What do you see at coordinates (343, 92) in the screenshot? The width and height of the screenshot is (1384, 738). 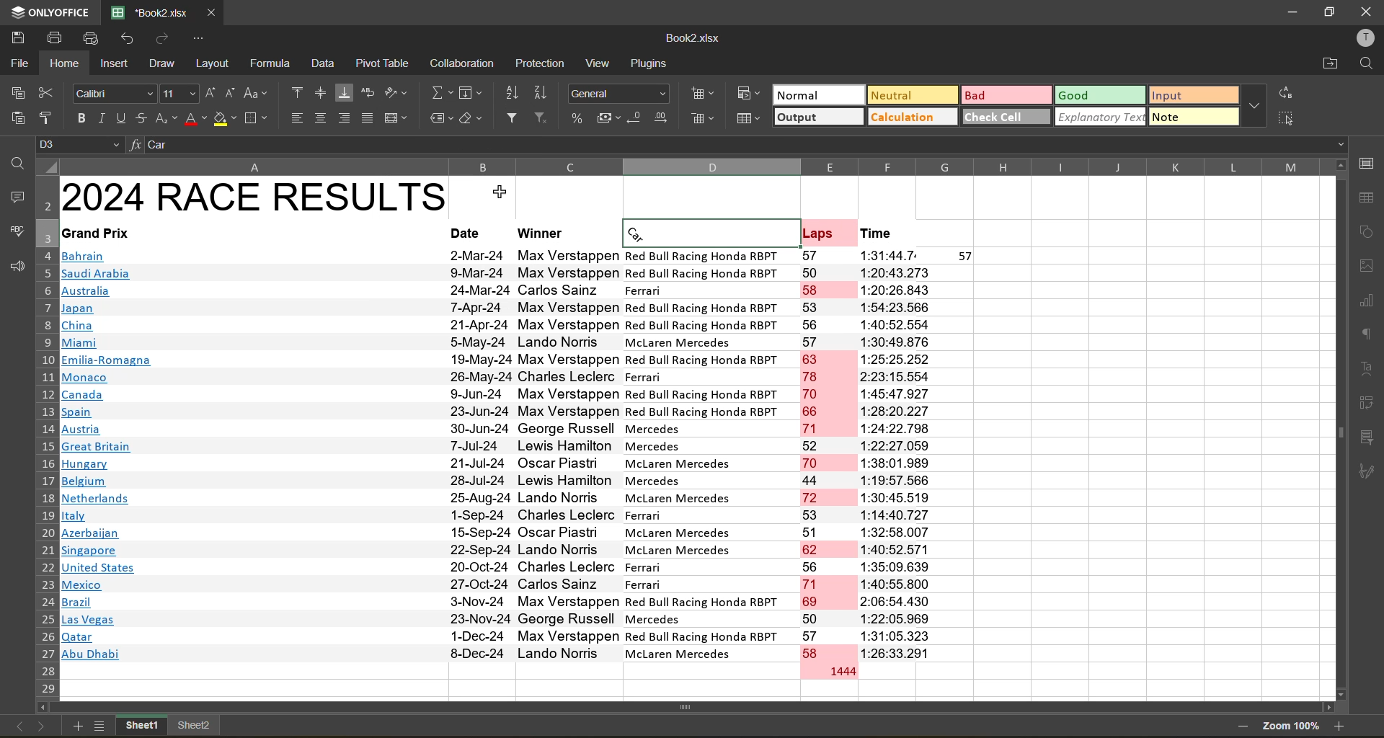 I see `align bottom` at bounding box center [343, 92].